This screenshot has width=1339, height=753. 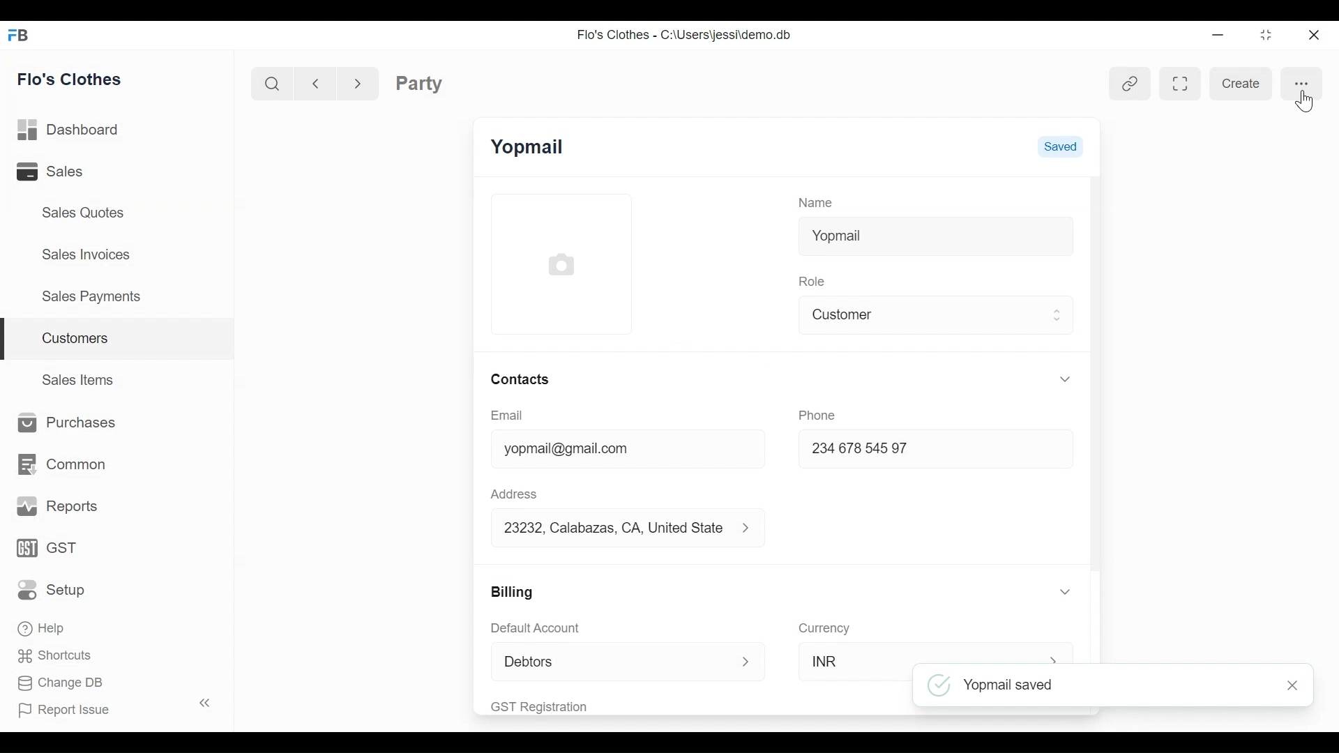 What do you see at coordinates (1055, 657) in the screenshot?
I see `Expand` at bounding box center [1055, 657].